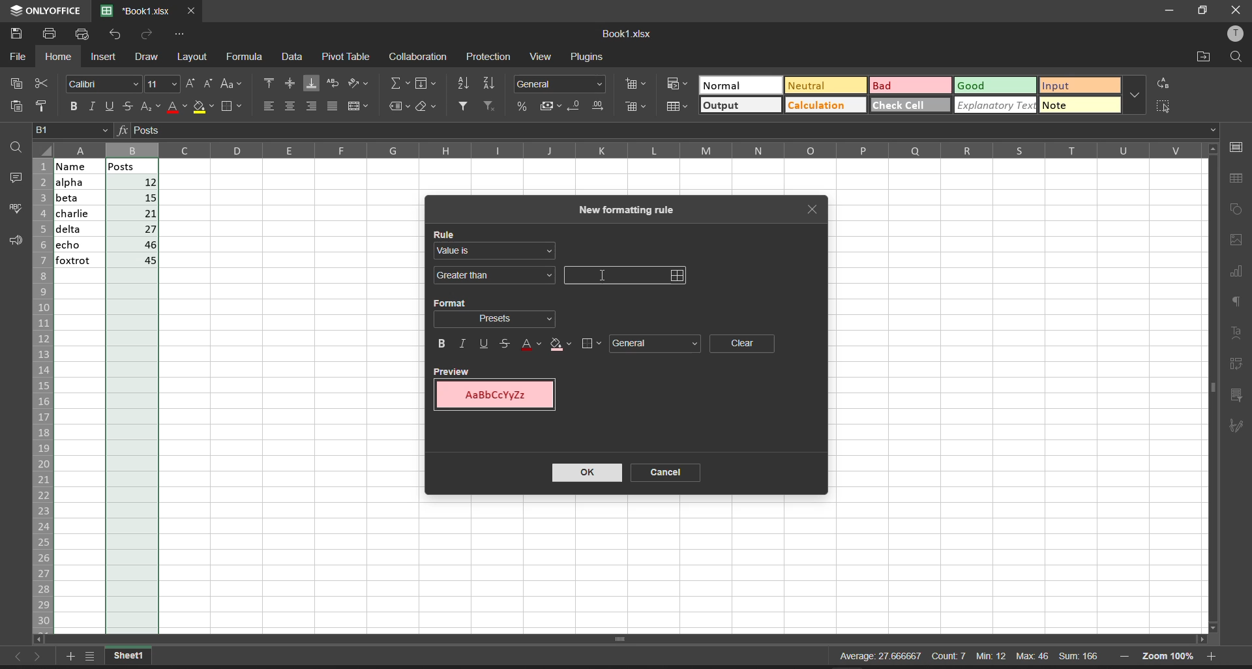 The width and height of the screenshot is (1252, 669). Describe the element at coordinates (1214, 655) in the screenshot. I see `zoom in` at that location.